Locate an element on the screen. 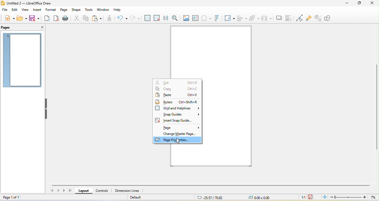 Image resolution: width=379 pixels, height=201 pixels. file is located at coordinates (5, 10).